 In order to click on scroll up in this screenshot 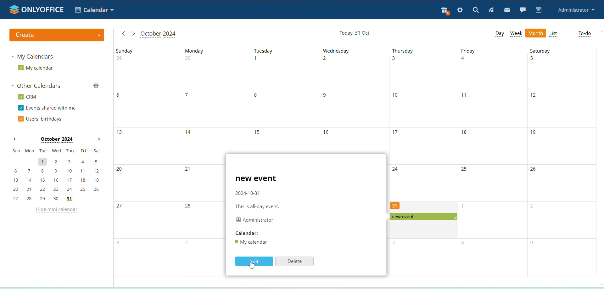, I will do `click(601, 31)`.